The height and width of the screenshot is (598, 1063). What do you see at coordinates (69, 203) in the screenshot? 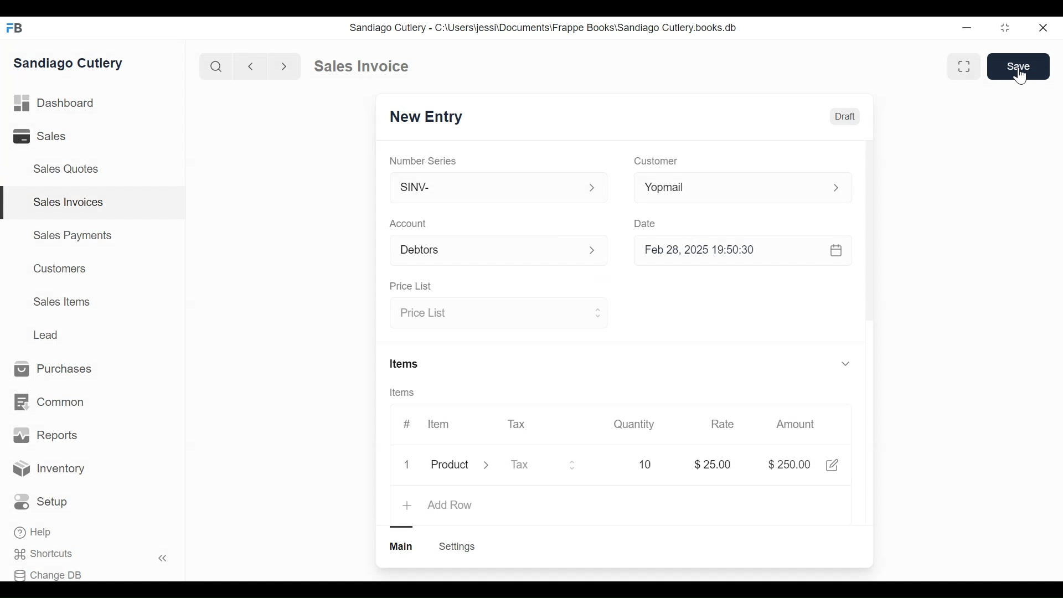
I see `Sales Invoices` at bounding box center [69, 203].